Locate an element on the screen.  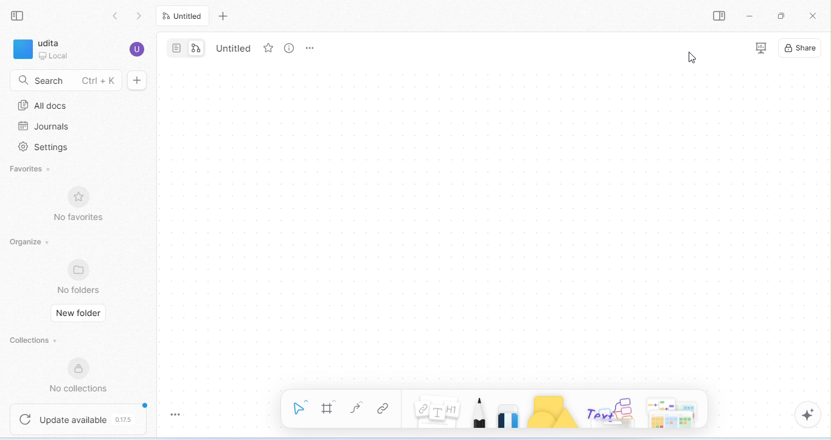
minimize is located at coordinates (750, 15).